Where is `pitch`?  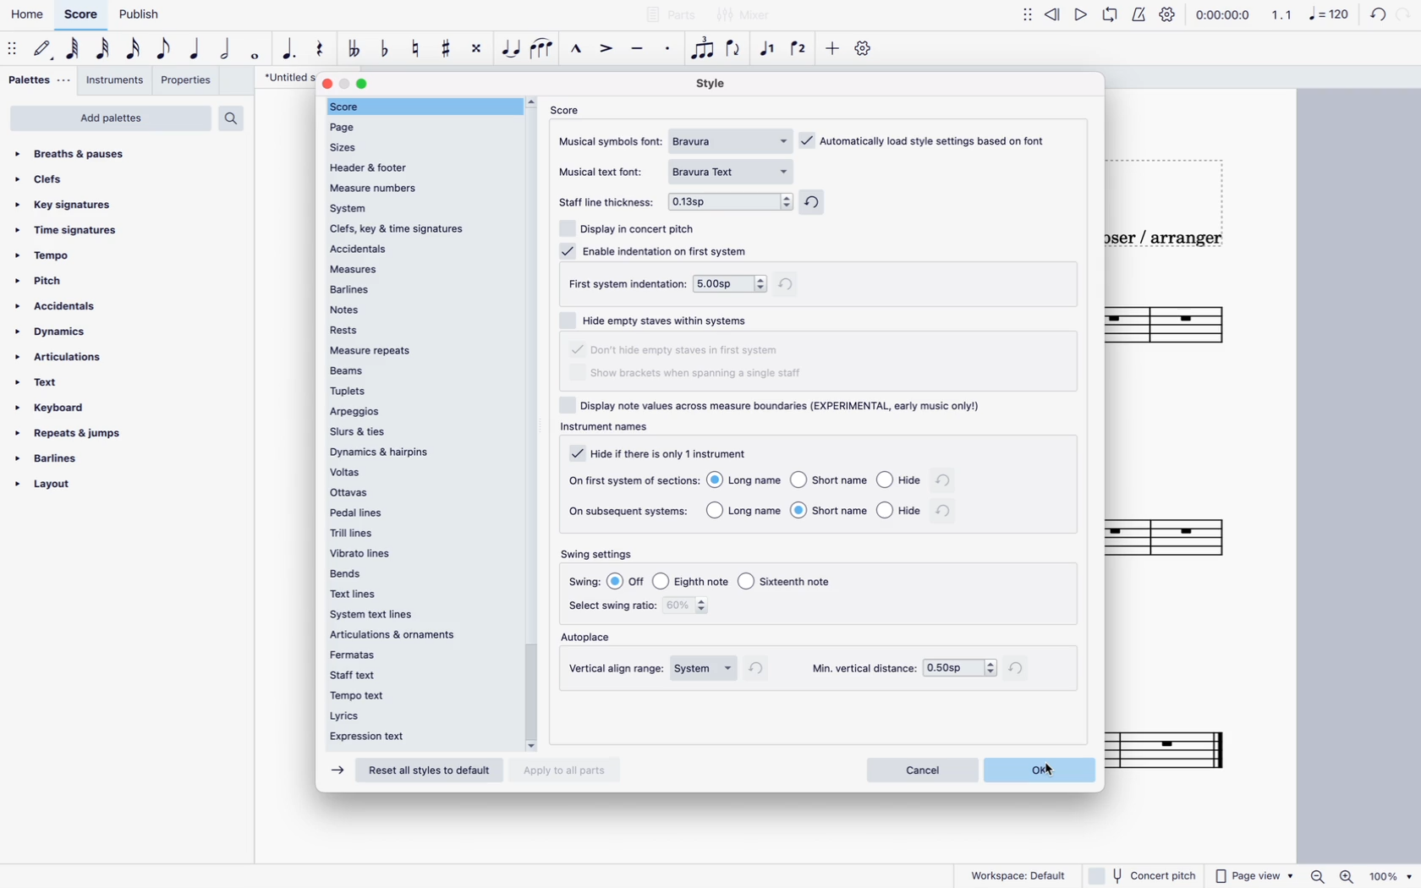 pitch is located at coordinates (60, 282).